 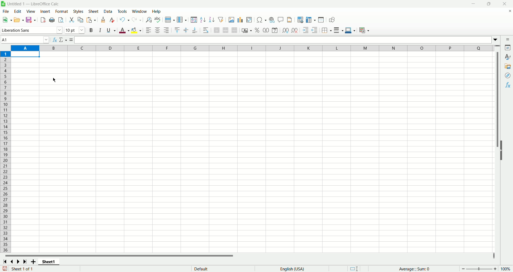 What do you see at coordinates (72, 40) in the screenshot?
I see `formula` at bounding box center [72, 40].